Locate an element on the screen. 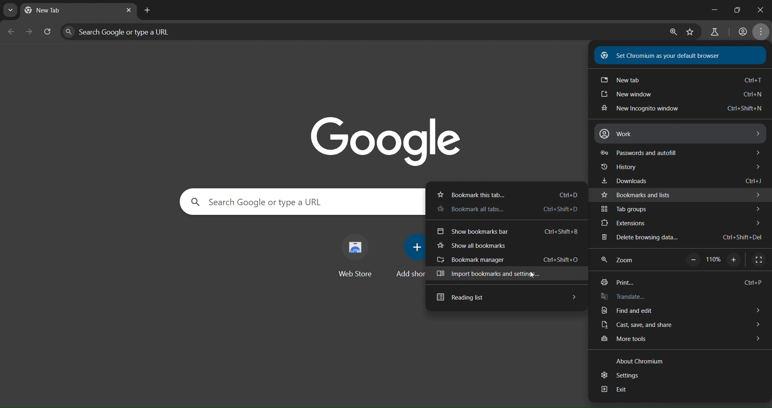 The image size is (772, 408). more tools is located at coordinates (681, 340).